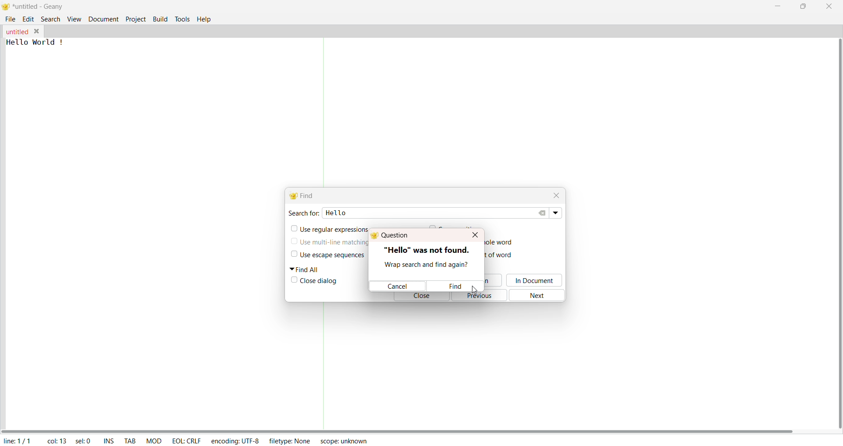 The height and width of the screenshot is (446, 843). What do you see at coordinates (334, 228) in the screenshot?
I see `use regular expressions` at bounding box center [334, 228].